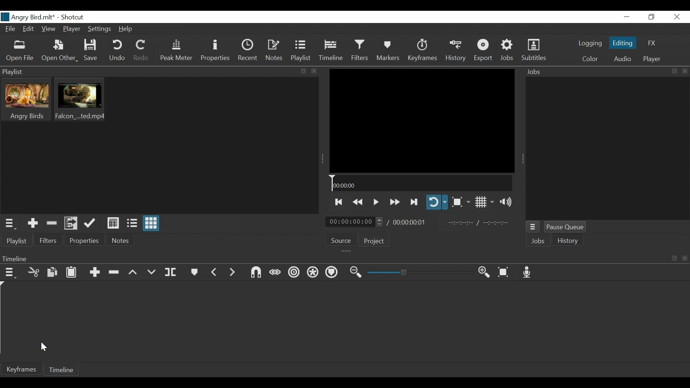 Image resolution: width=690 pixels, height=388 pixels. I want to click on Show volume control, so click(505, 202).